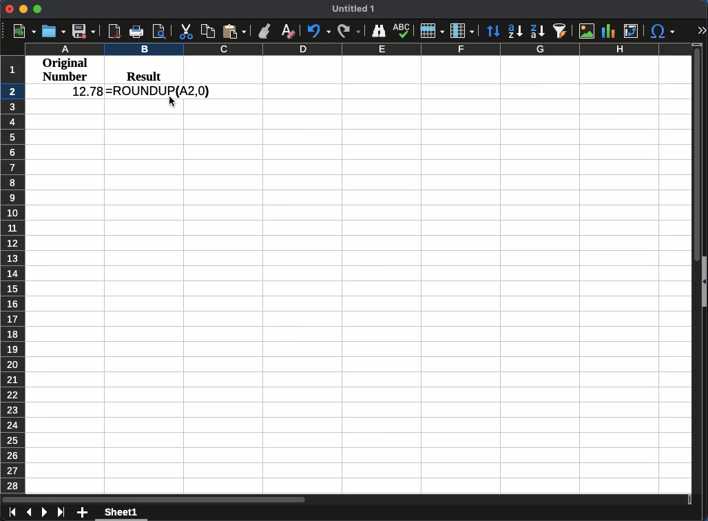  What do you see at coordinates (158, 91) in the screenshot?
I see `=ROUNDUP(A2,0)` at bounding box center [158, 91].